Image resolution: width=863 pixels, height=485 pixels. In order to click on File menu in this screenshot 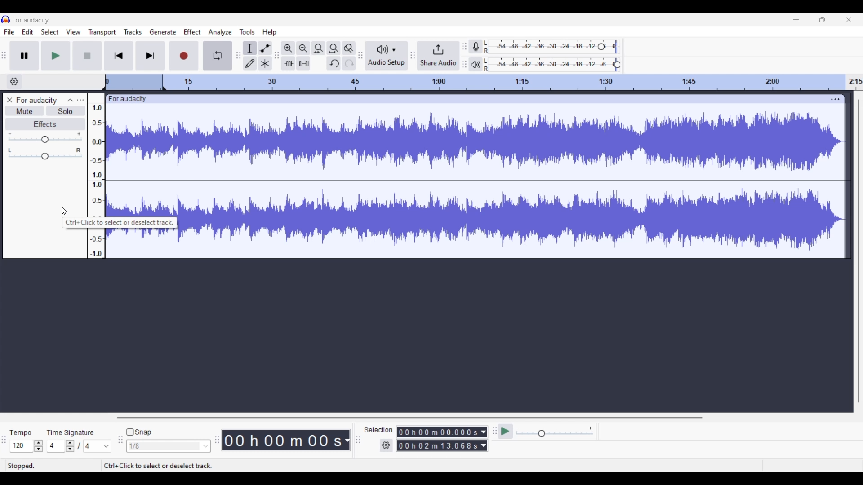, I will do `click(9, 32)`.